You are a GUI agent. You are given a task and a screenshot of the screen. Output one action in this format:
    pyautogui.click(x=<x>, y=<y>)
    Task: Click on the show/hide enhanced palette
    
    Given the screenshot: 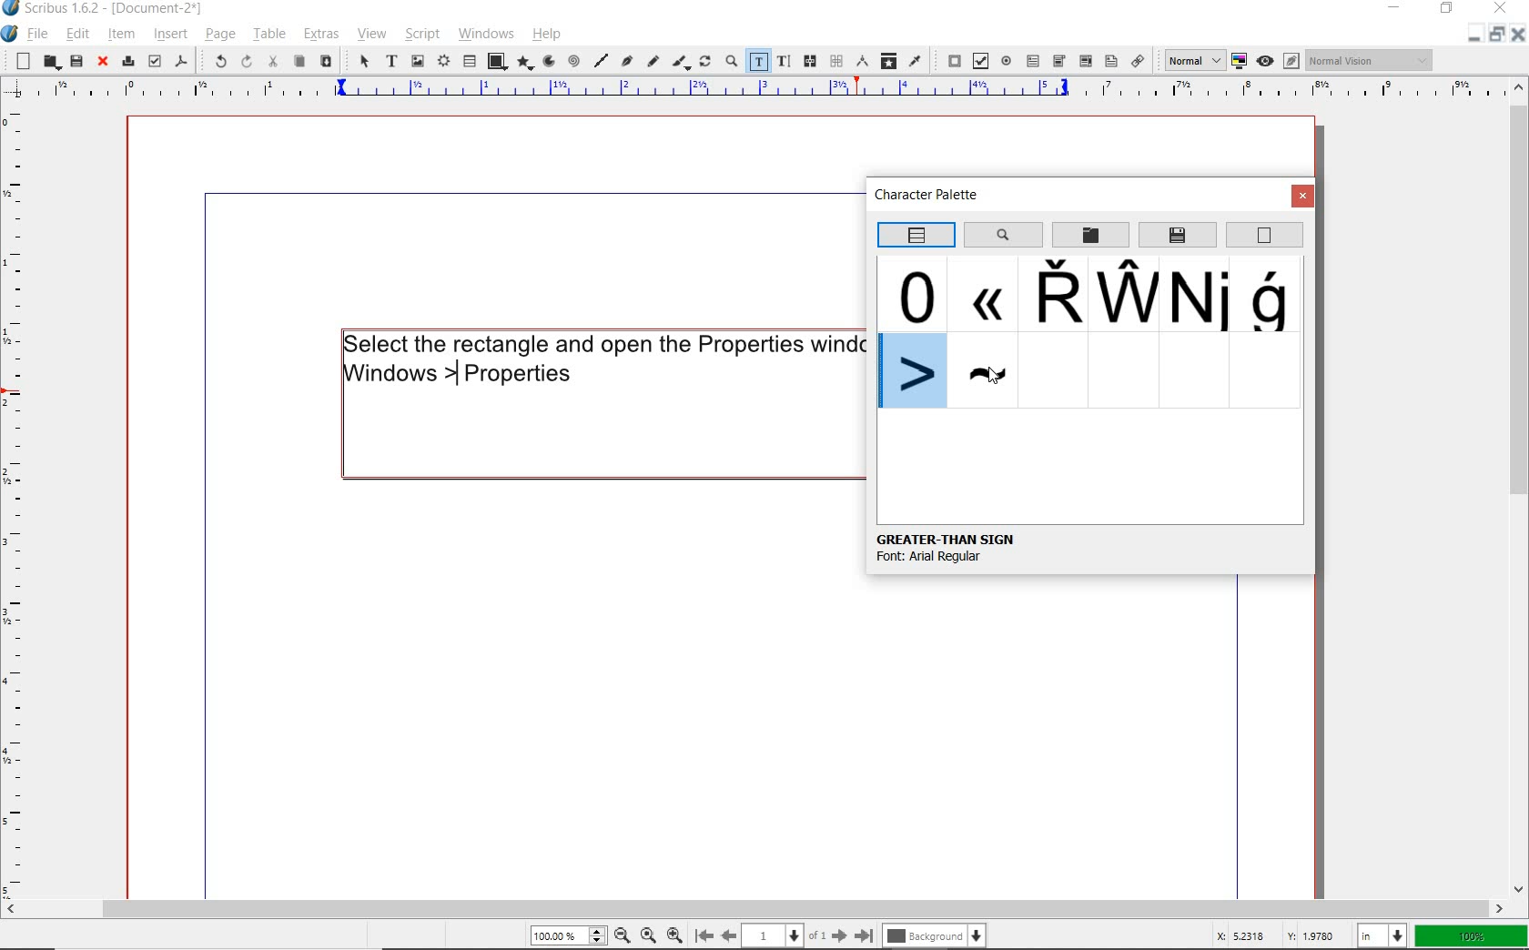 What is the action you would take?
    pyautogui.click(x=915, y=236)
    